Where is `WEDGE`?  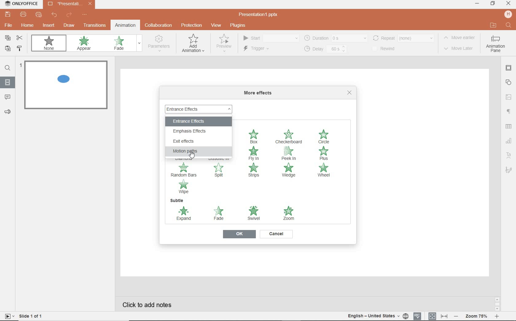
WEDGE is located at coordinates (289, 170).